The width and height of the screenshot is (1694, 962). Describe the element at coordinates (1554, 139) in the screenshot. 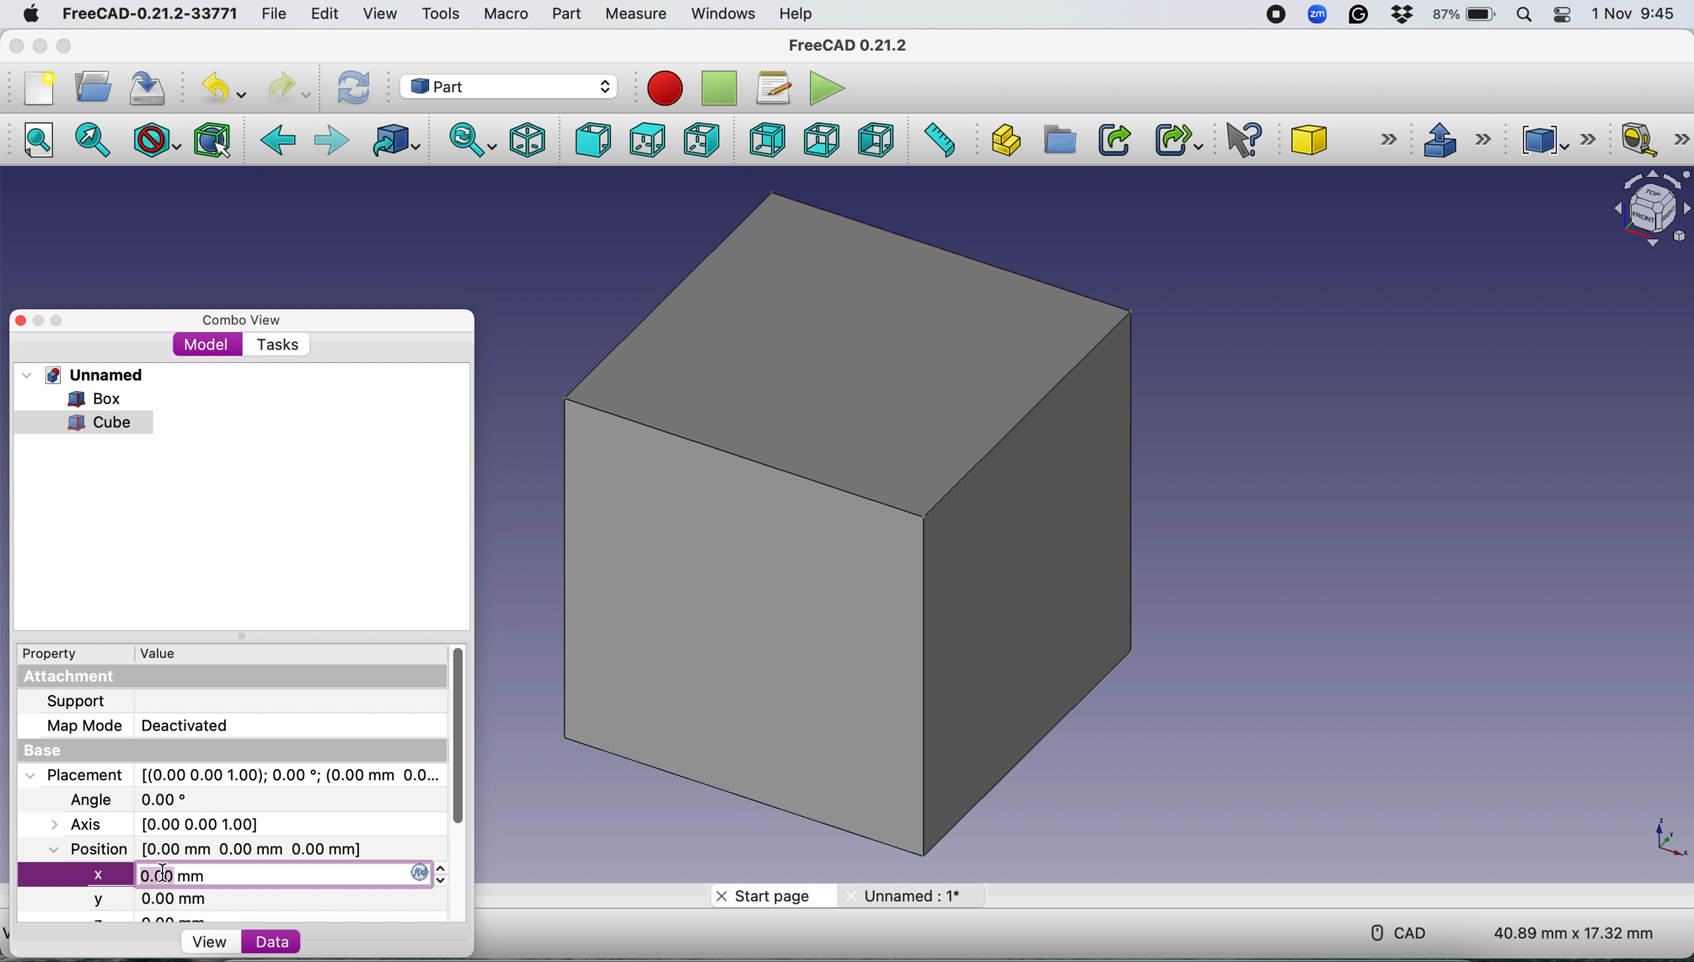

I see `Compound tools` at that location.